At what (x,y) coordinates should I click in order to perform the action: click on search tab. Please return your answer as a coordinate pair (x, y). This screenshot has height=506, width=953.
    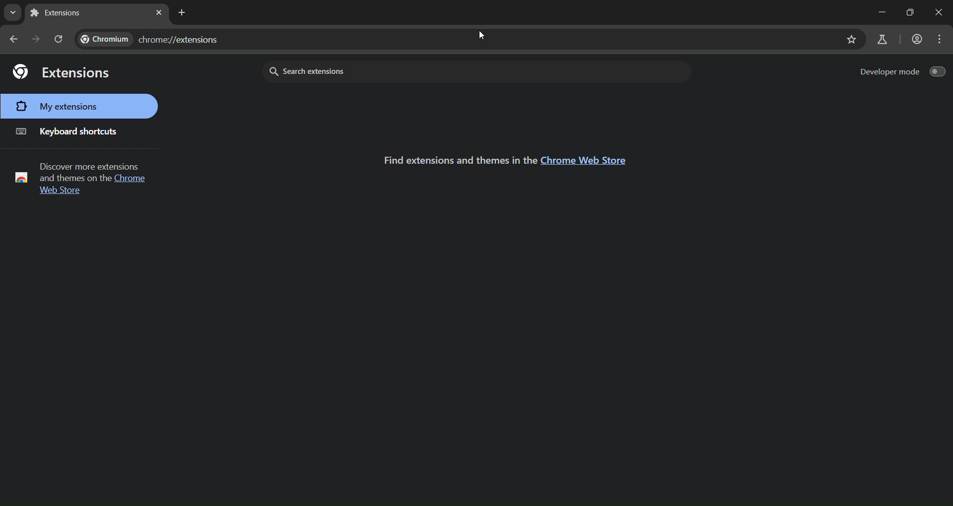
    Looking at the image, I should click on (11, 11).